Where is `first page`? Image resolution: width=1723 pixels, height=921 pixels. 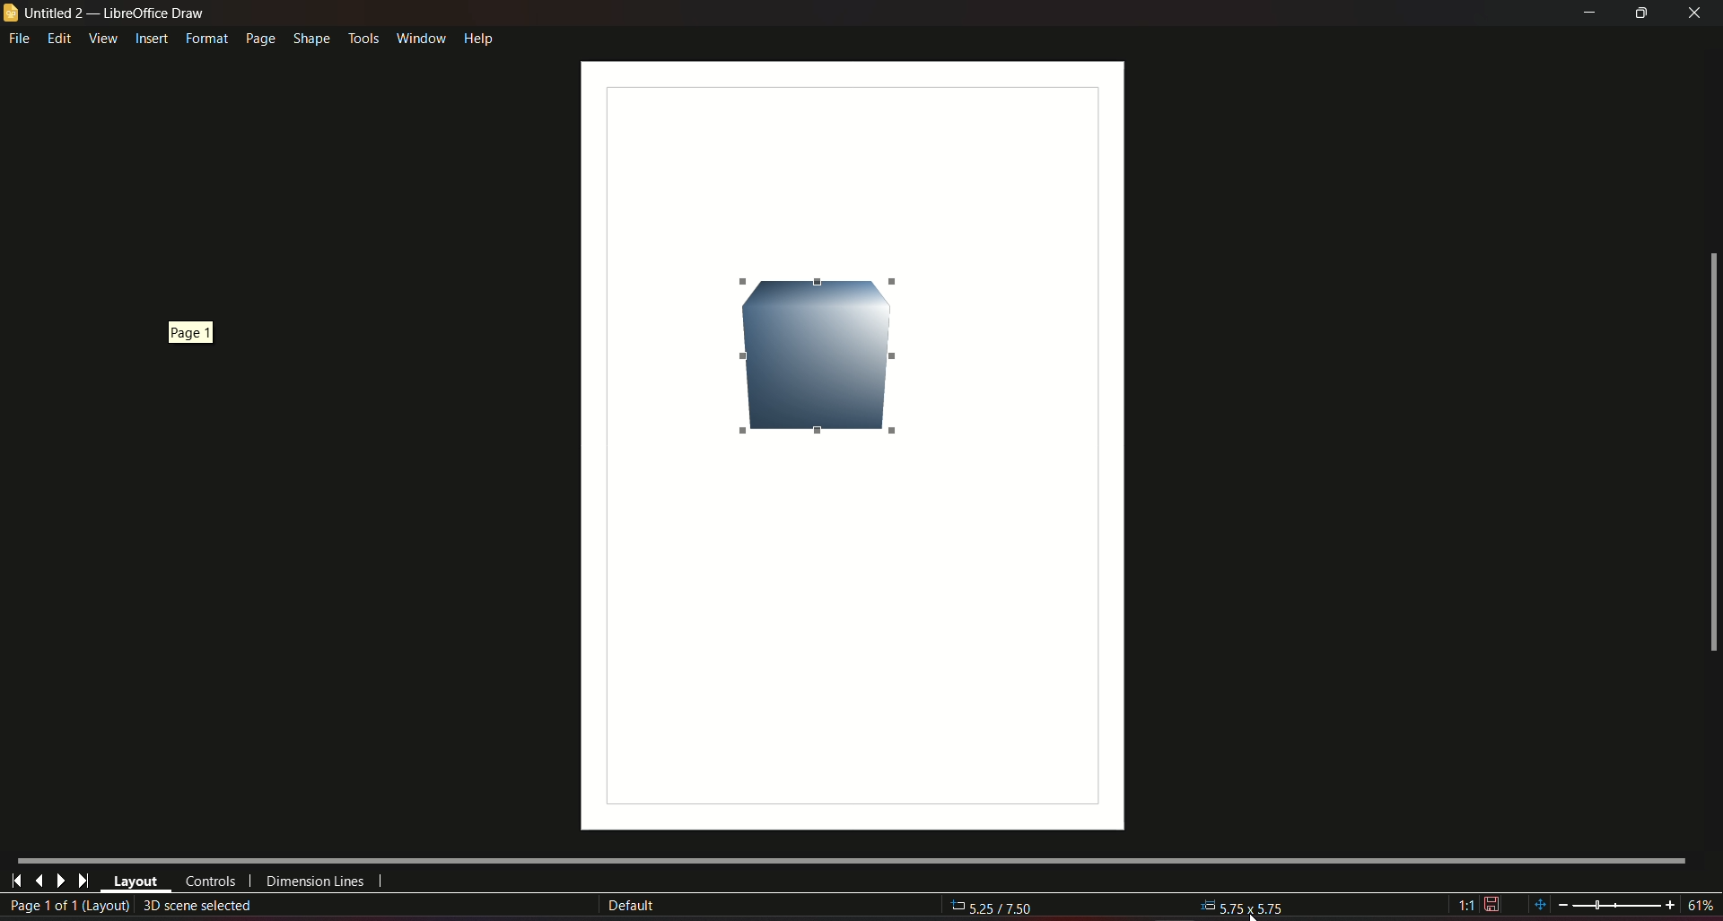
first page is located at coordinates (17, 879).